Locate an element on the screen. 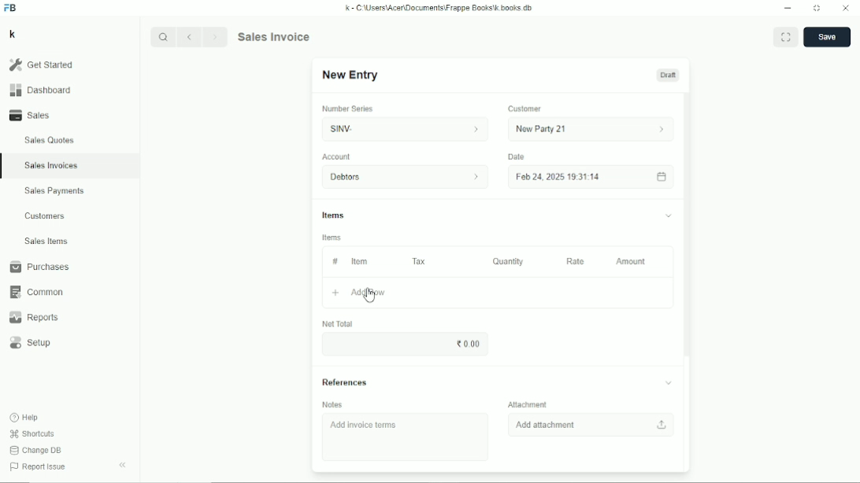 The image size is (860, 483). Help is located at coordinates (25, 417).